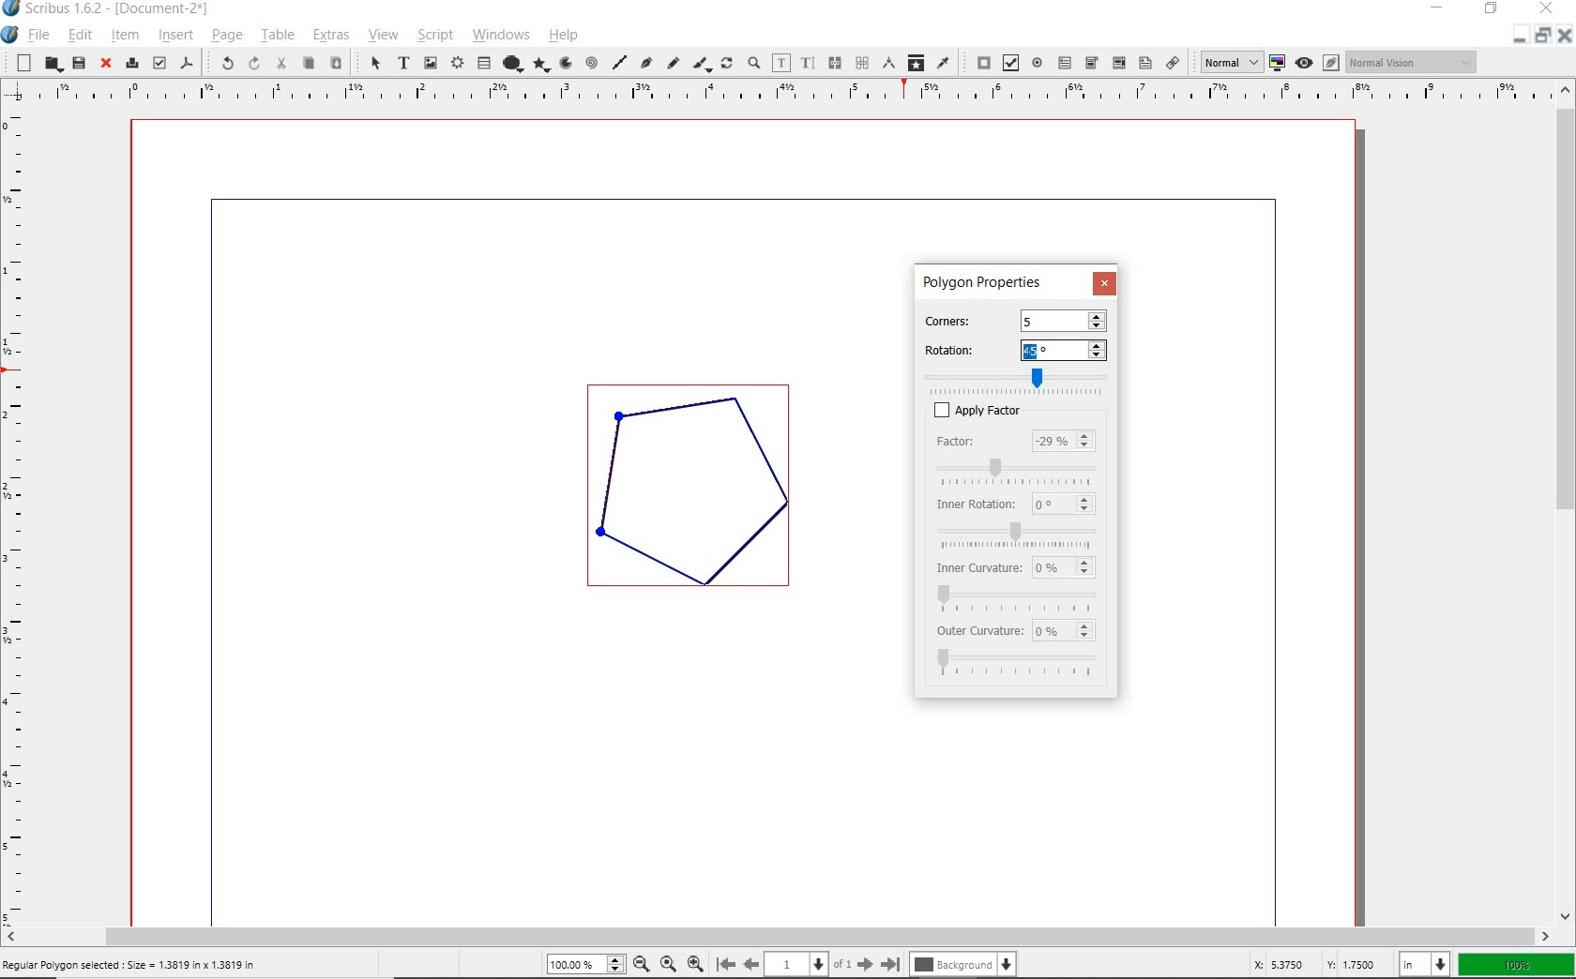  What do you see at coordinates (592, 60) in the screenshot?
I see `spiral` at bounding box center [592, 60].